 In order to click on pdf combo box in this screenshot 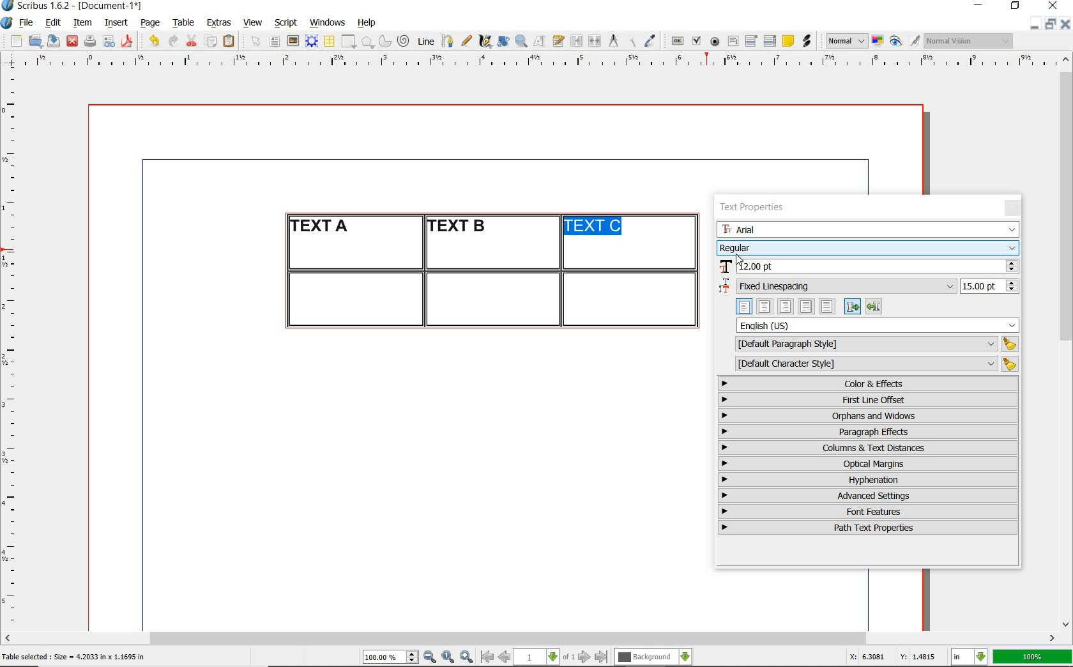, I will do `click(752, 40)`.